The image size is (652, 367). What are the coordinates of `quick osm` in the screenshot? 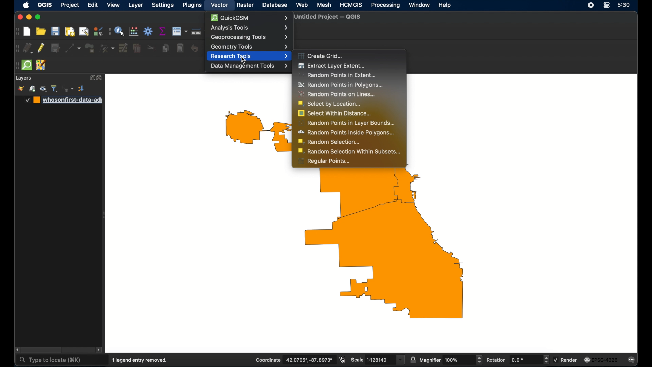 It's located at (26, 65).